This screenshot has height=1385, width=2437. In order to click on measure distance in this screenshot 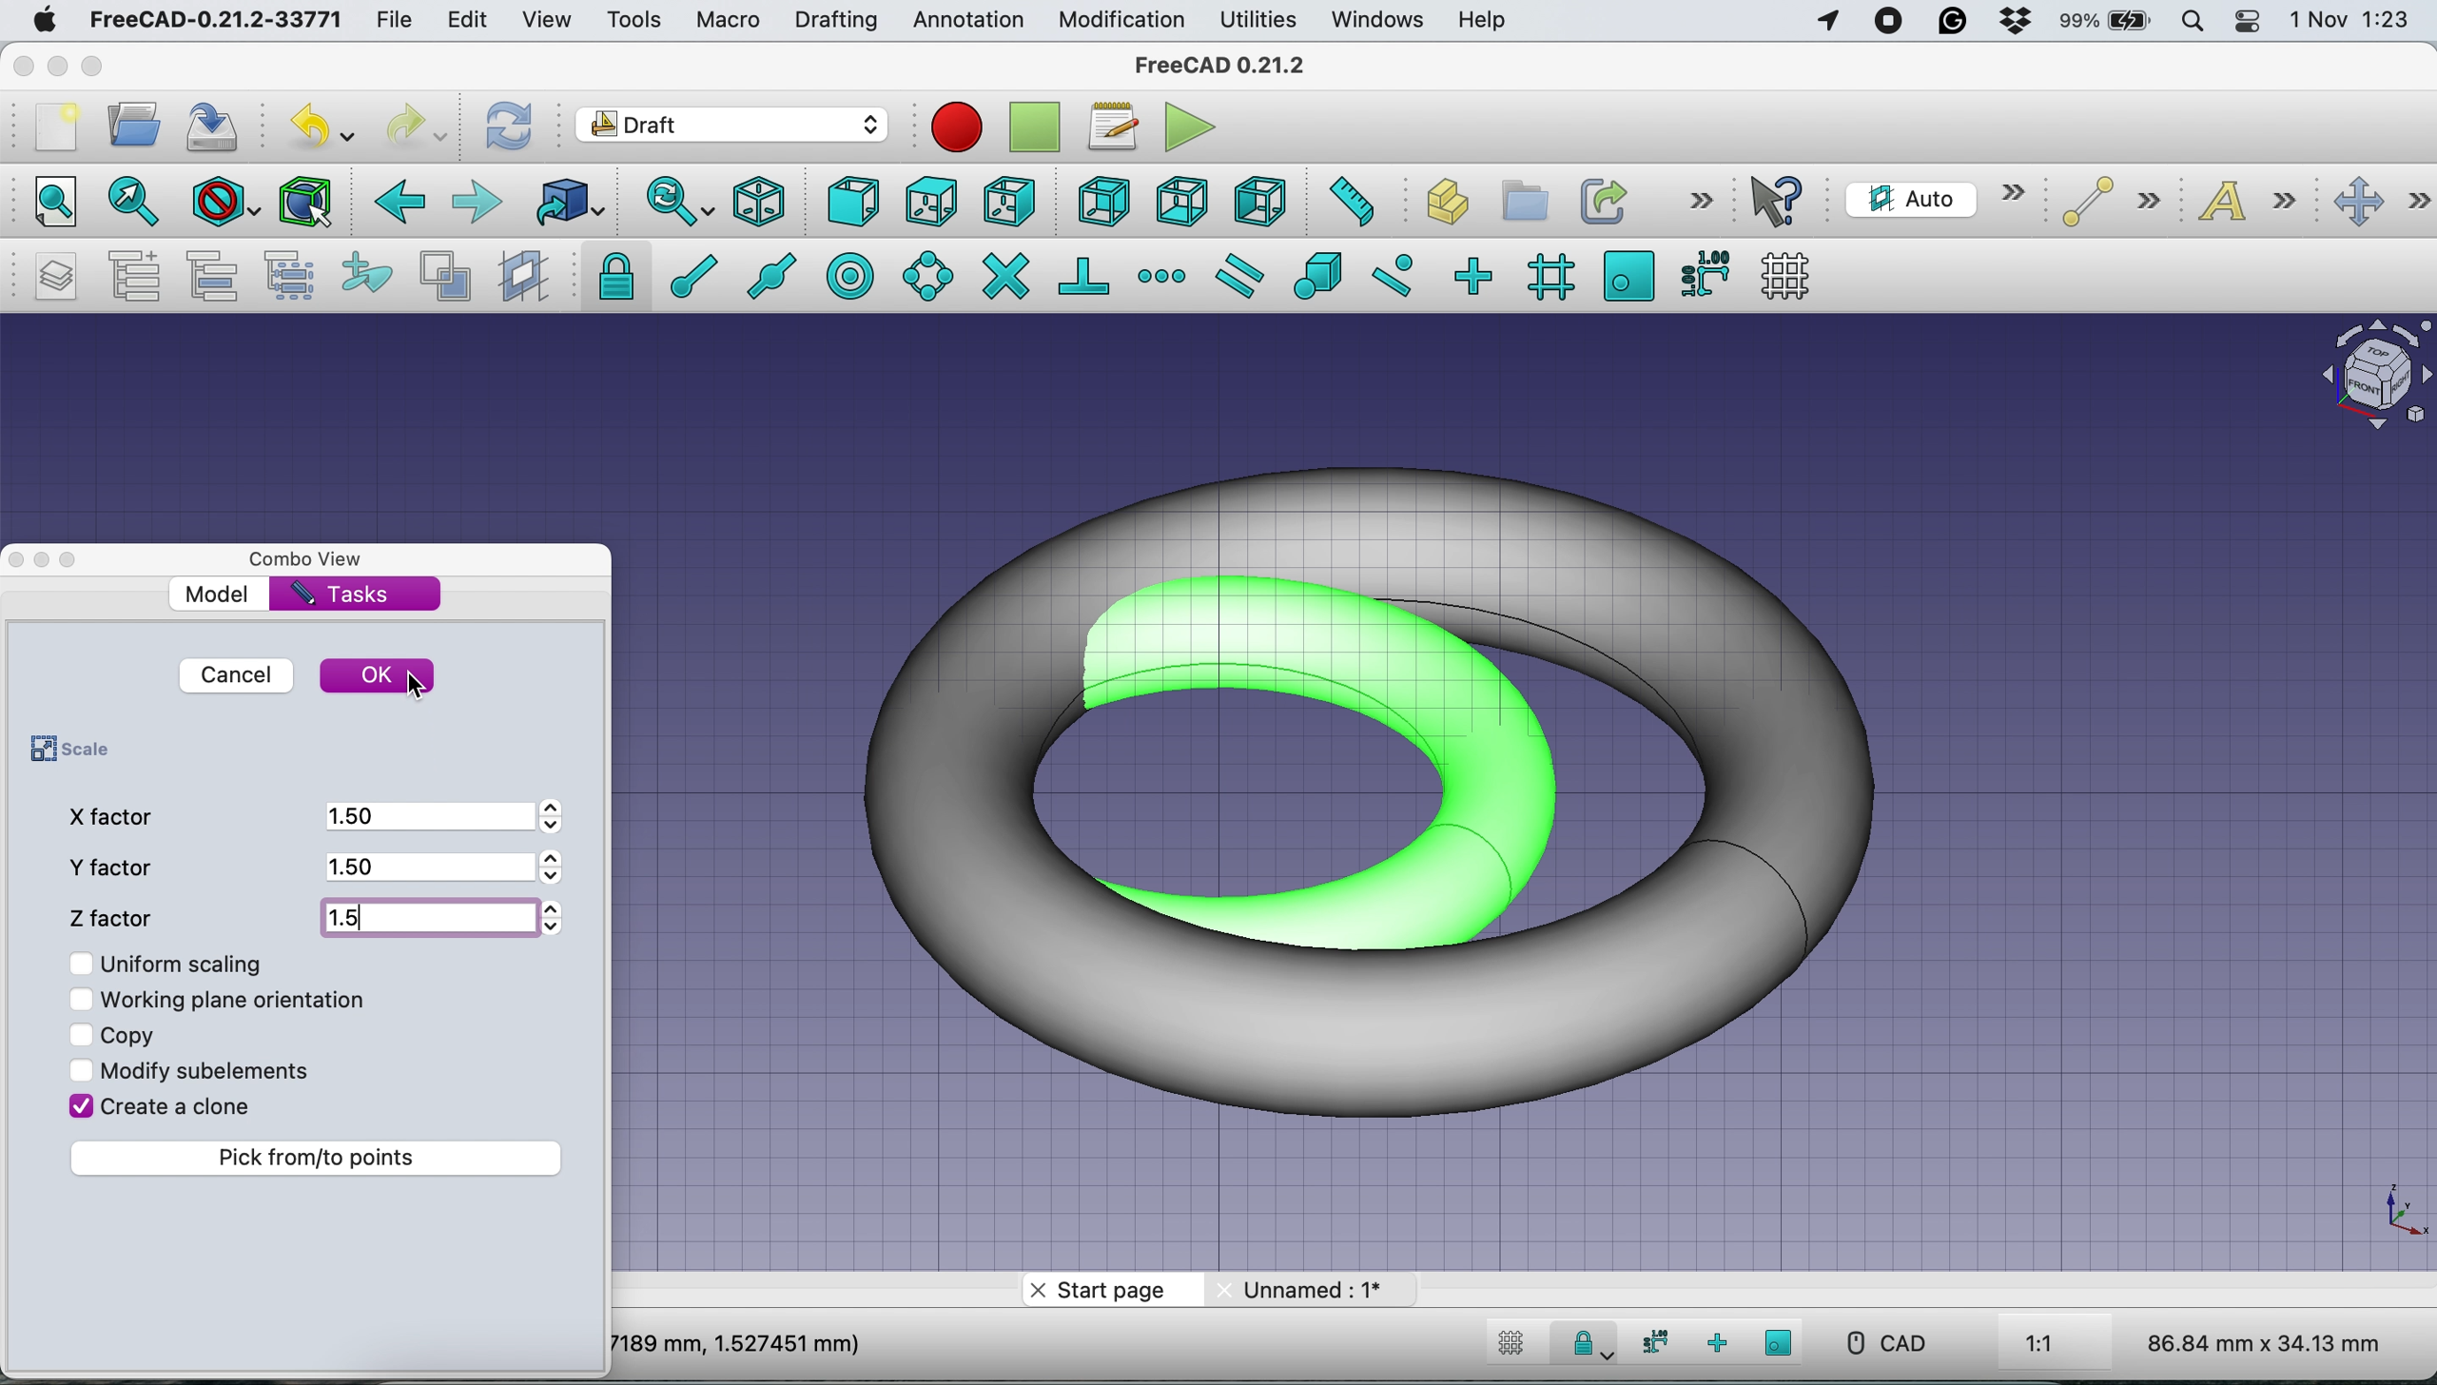, I will do `click(1349, 204)`.